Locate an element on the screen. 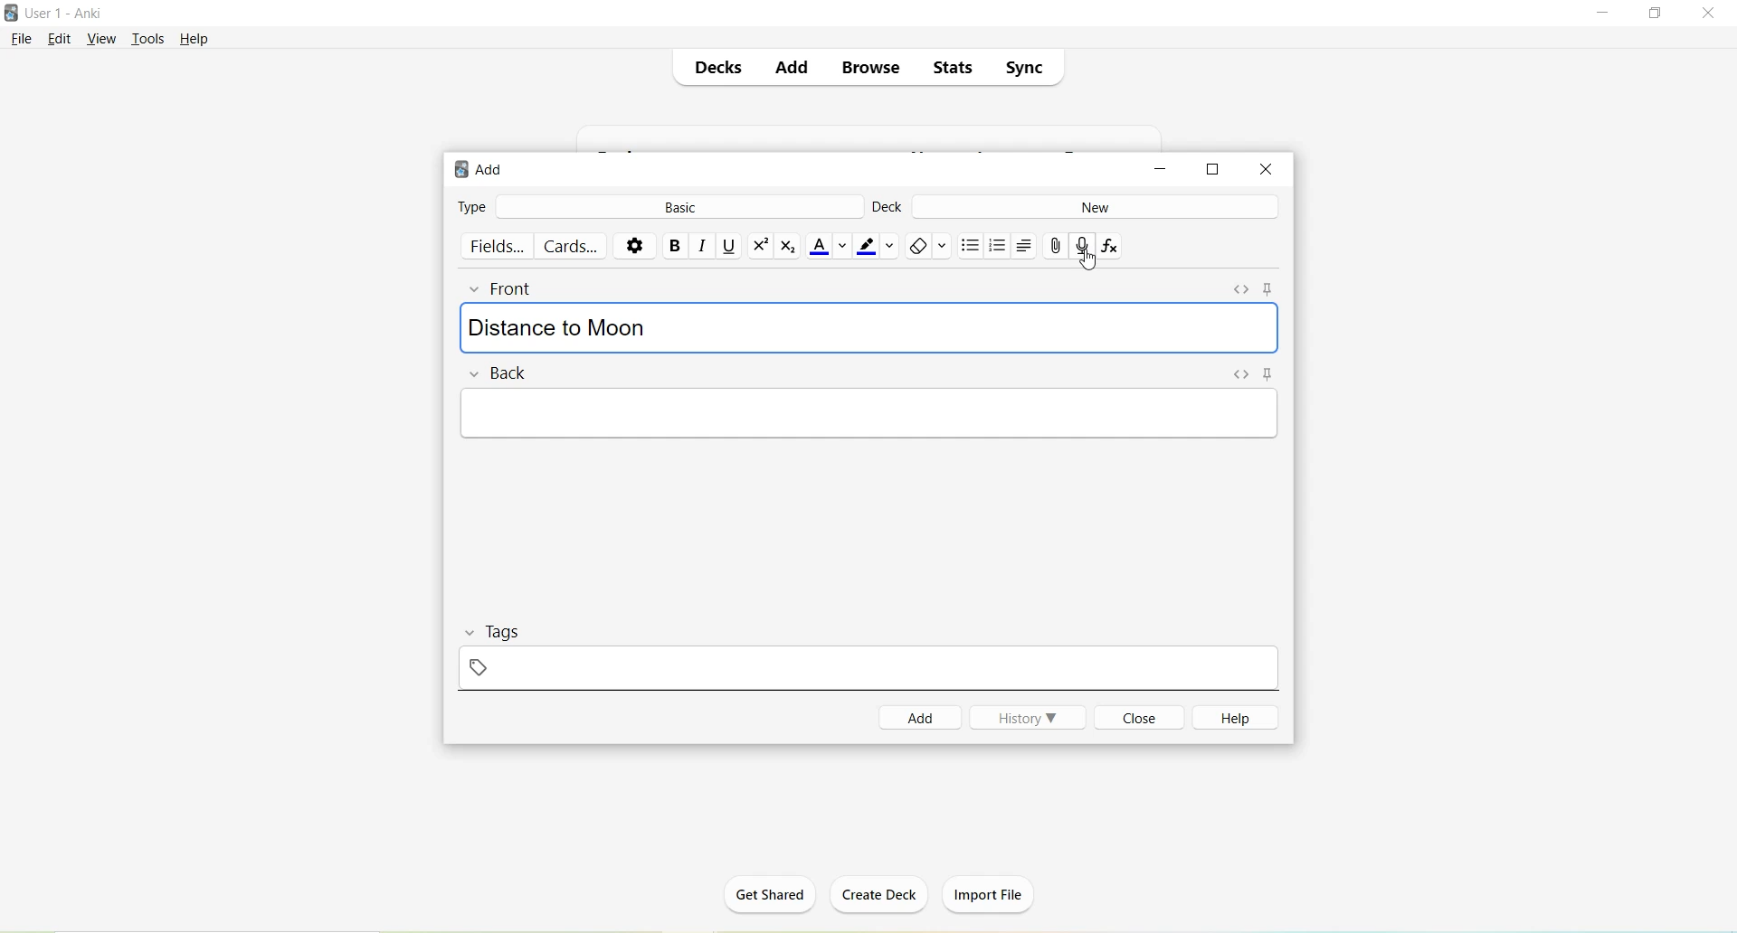 The image size is (1737, 933). Logo is located at coordinates (11, 13).